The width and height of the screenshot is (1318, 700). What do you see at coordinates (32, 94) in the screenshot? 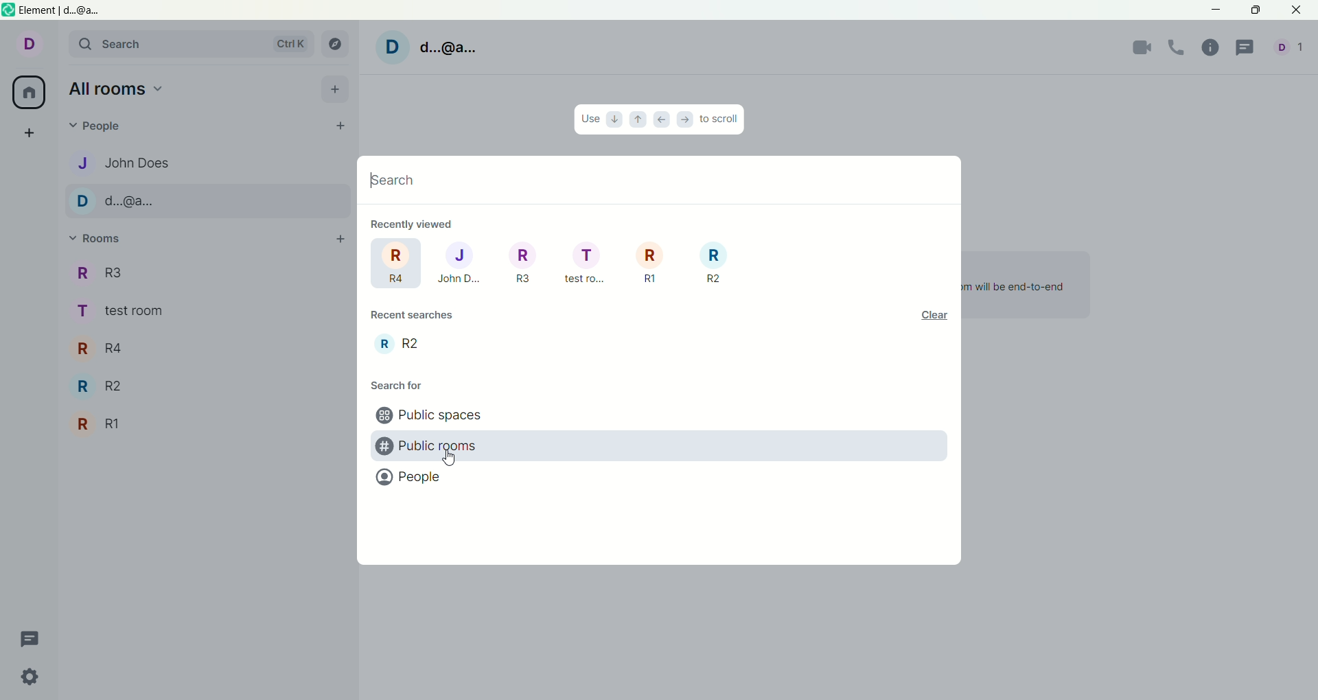
I see `all rooms` at bounding box center [32, 94].